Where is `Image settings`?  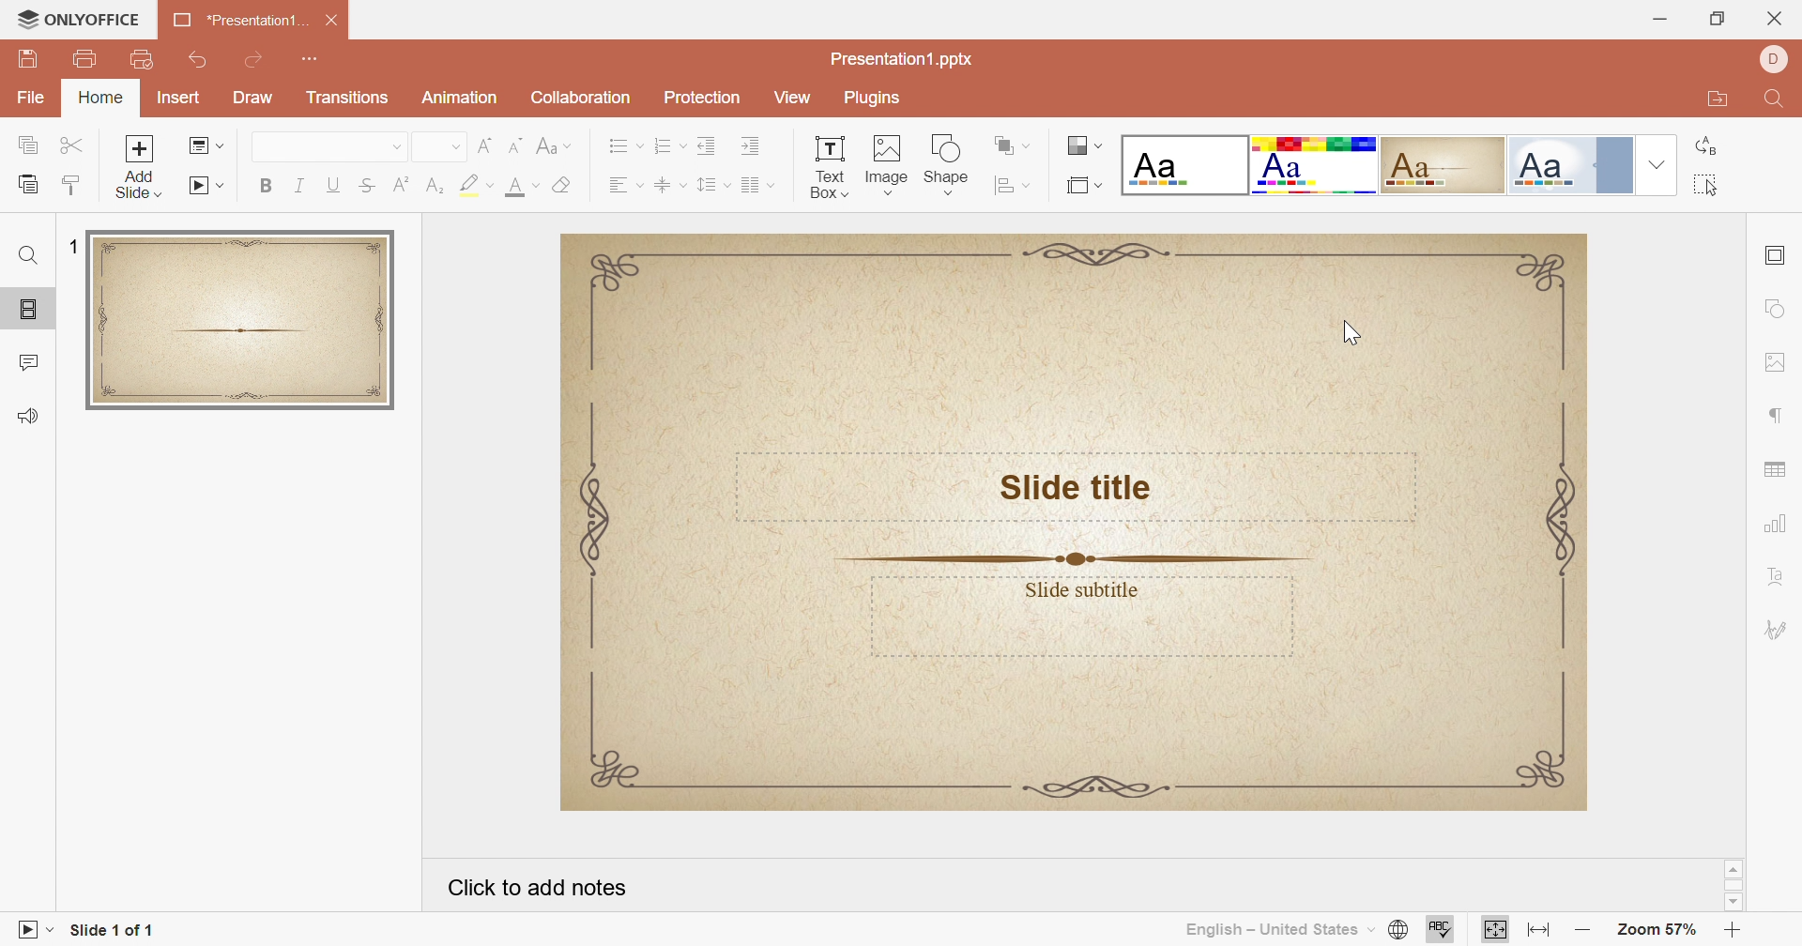 Image settings is located at coordinates (1779, 363).